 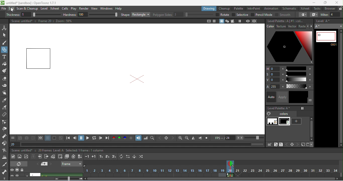 What do you see at coordinates (256, 144) in the screenshot?
I see `horizontal scroll bar` at bounding box center [256, 144].